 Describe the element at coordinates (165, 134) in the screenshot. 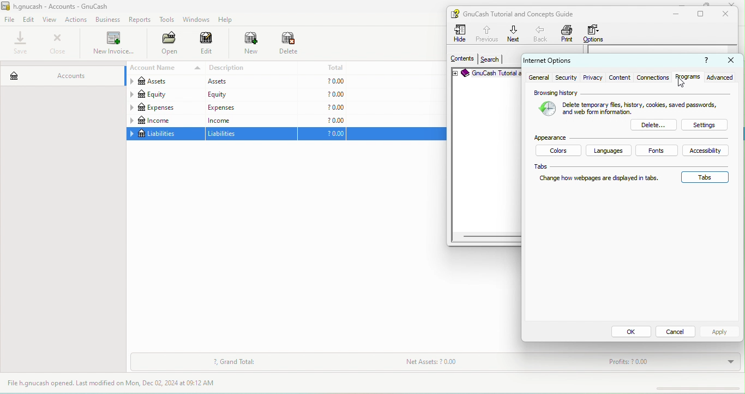

I see `liabilities` at that location.